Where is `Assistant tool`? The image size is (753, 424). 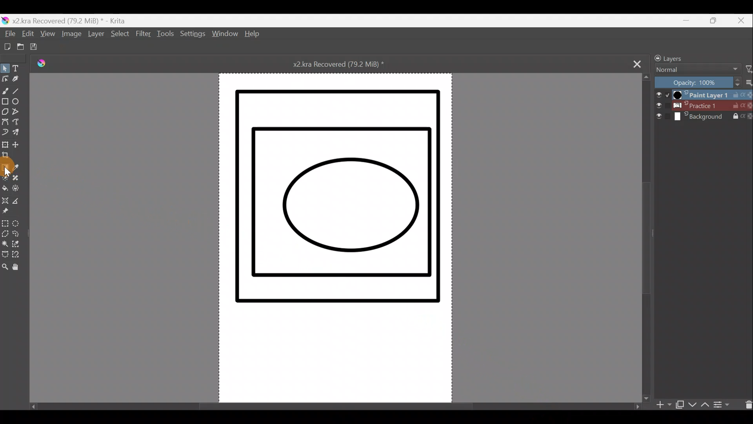
Assistant tool is located at coordinates (5, 202).